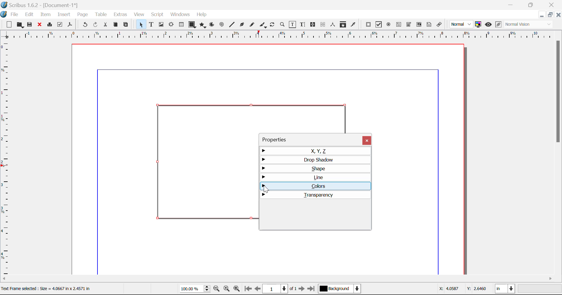 The height and width of the screenshot is (295, 562). Describe the element at coordinates (11, 14) in the screenshot. I see `File` at that location.